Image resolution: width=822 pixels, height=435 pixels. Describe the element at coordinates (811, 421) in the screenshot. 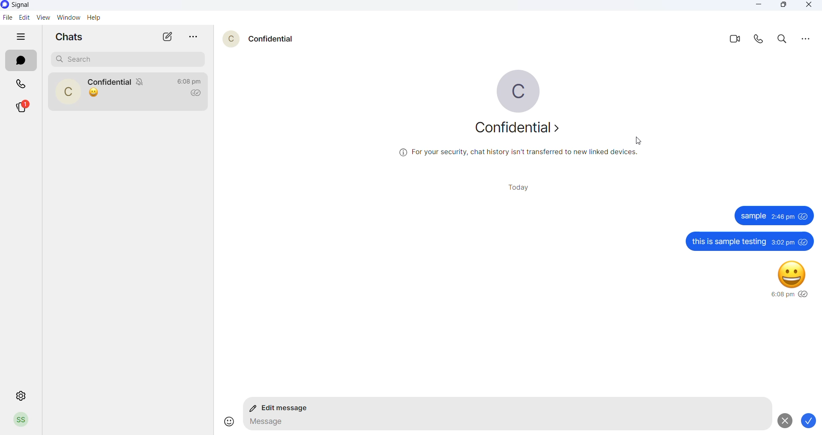

I see `ok` at that location.